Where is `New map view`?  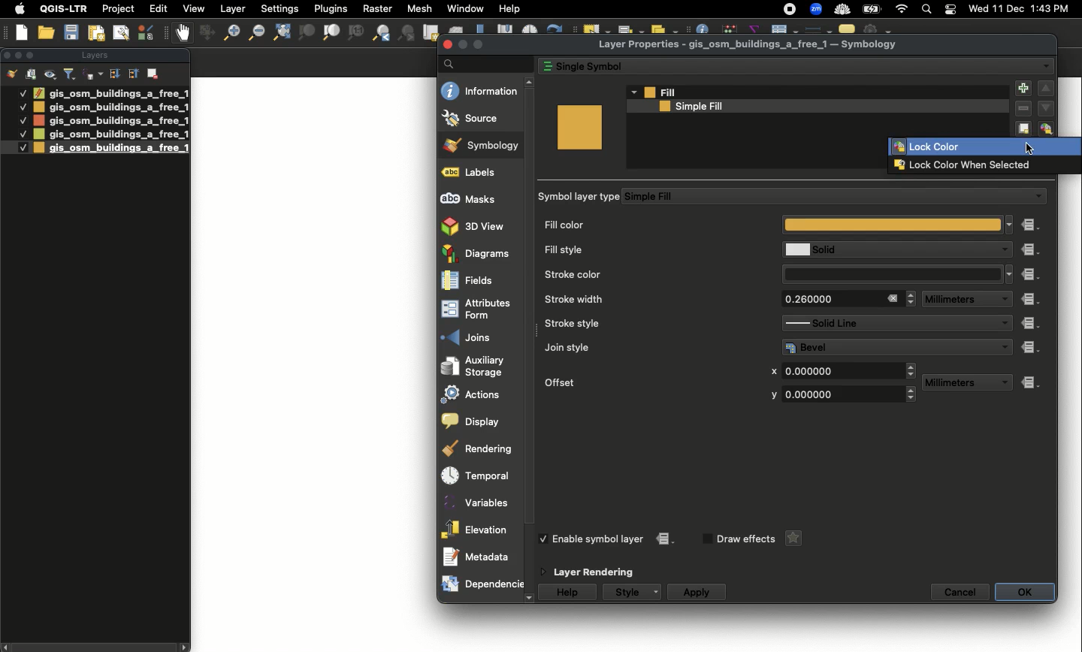
New map view is located at coordinates (430, 33).